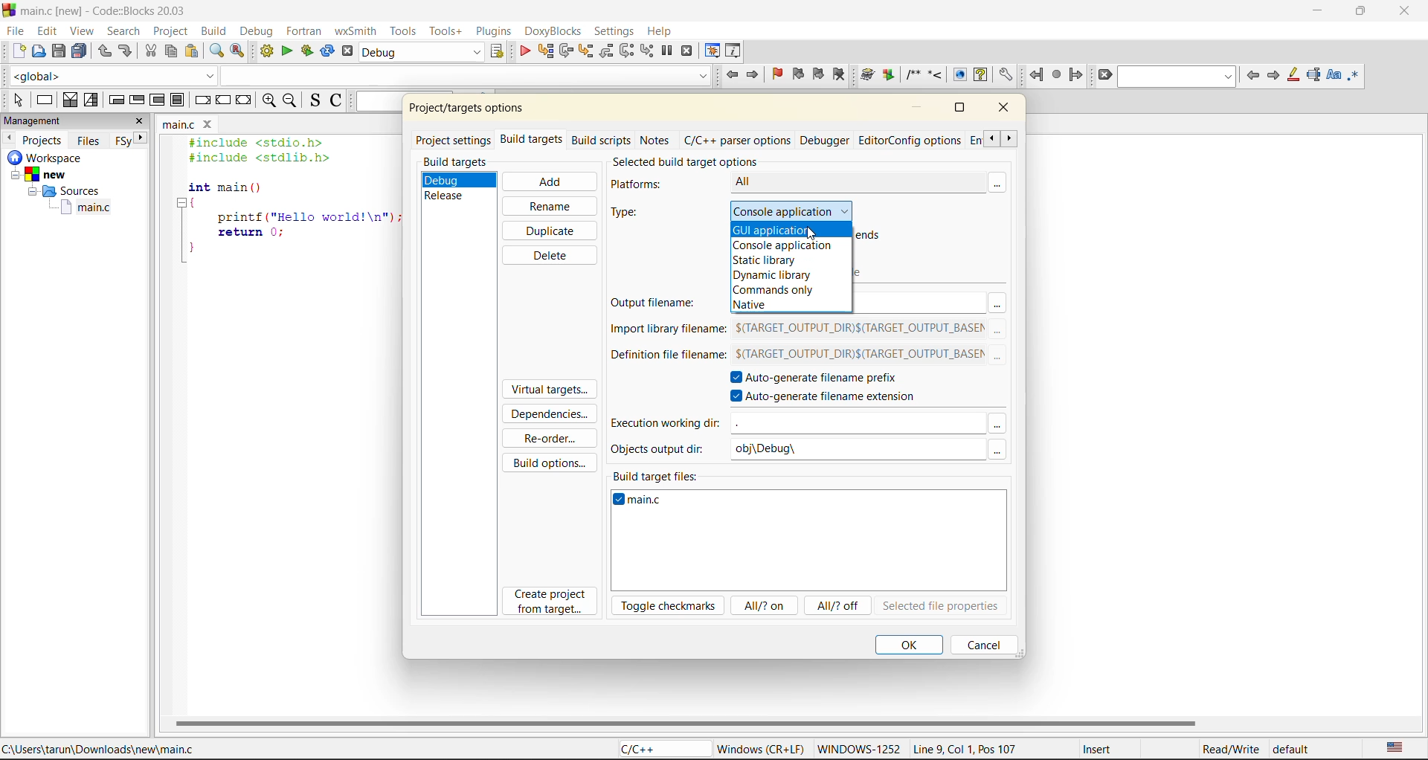 This screenshot has height=760, width=1428. What do you see at coordinates (123, 32) in the screenshot?
I see `search` at bounding box center [123, 32].